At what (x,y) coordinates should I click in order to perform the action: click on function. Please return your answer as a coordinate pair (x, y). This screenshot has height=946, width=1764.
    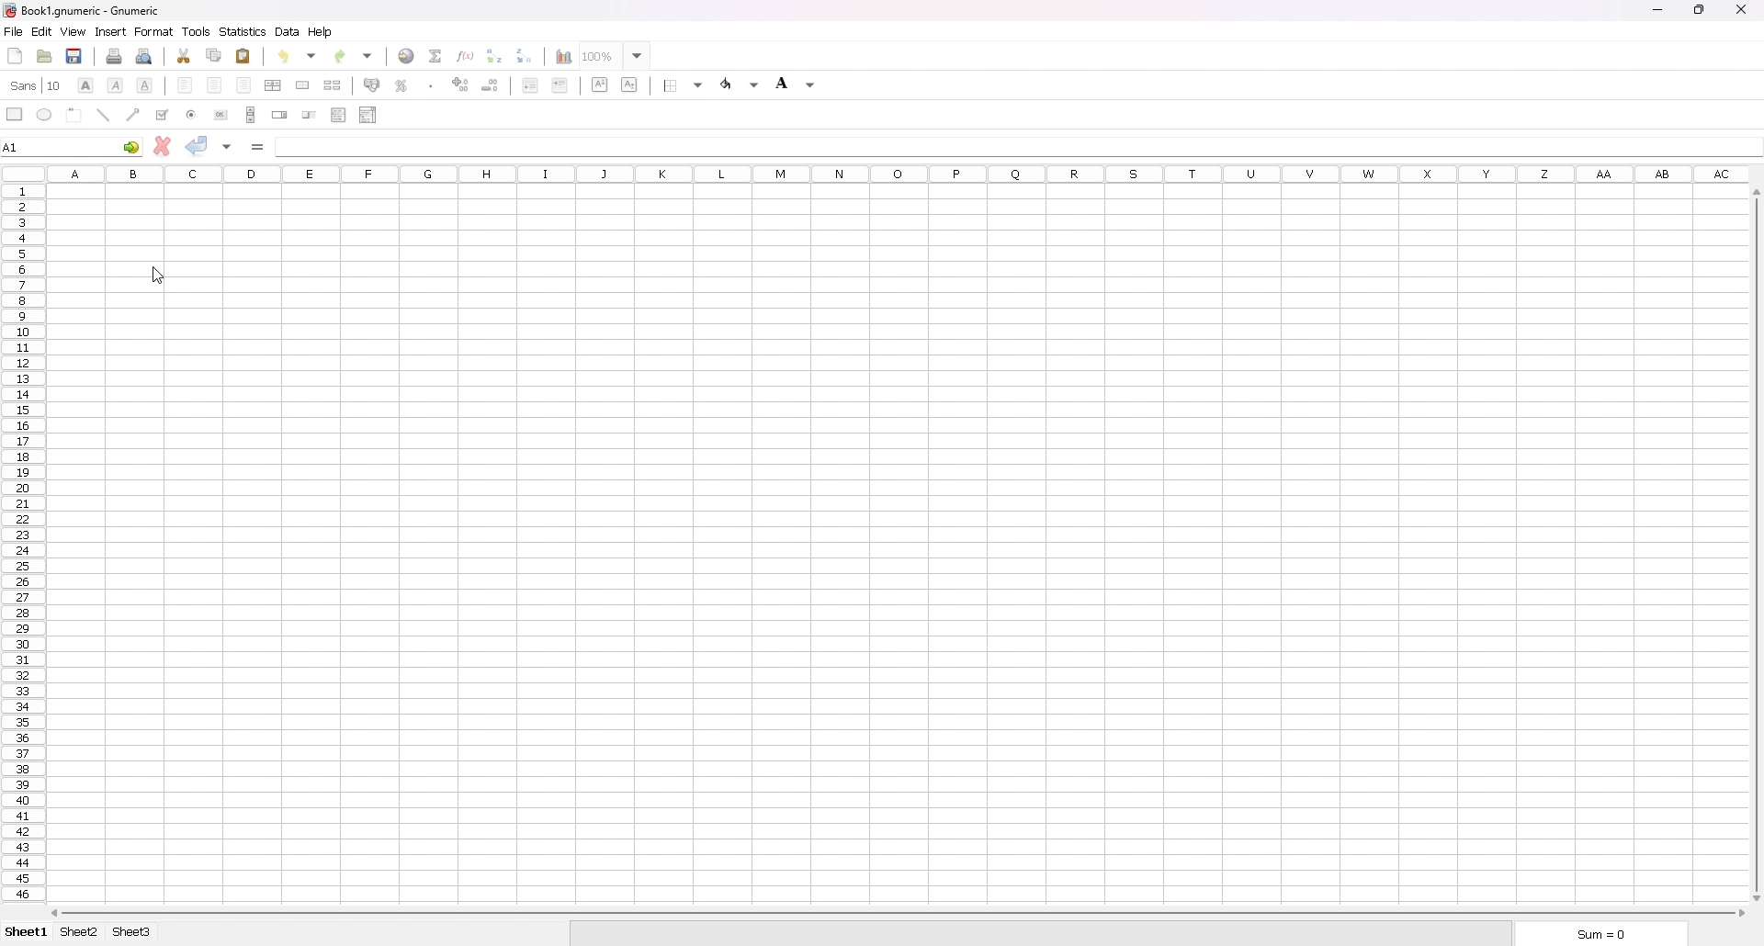
    Looking at the image, I should click on (466, 56).